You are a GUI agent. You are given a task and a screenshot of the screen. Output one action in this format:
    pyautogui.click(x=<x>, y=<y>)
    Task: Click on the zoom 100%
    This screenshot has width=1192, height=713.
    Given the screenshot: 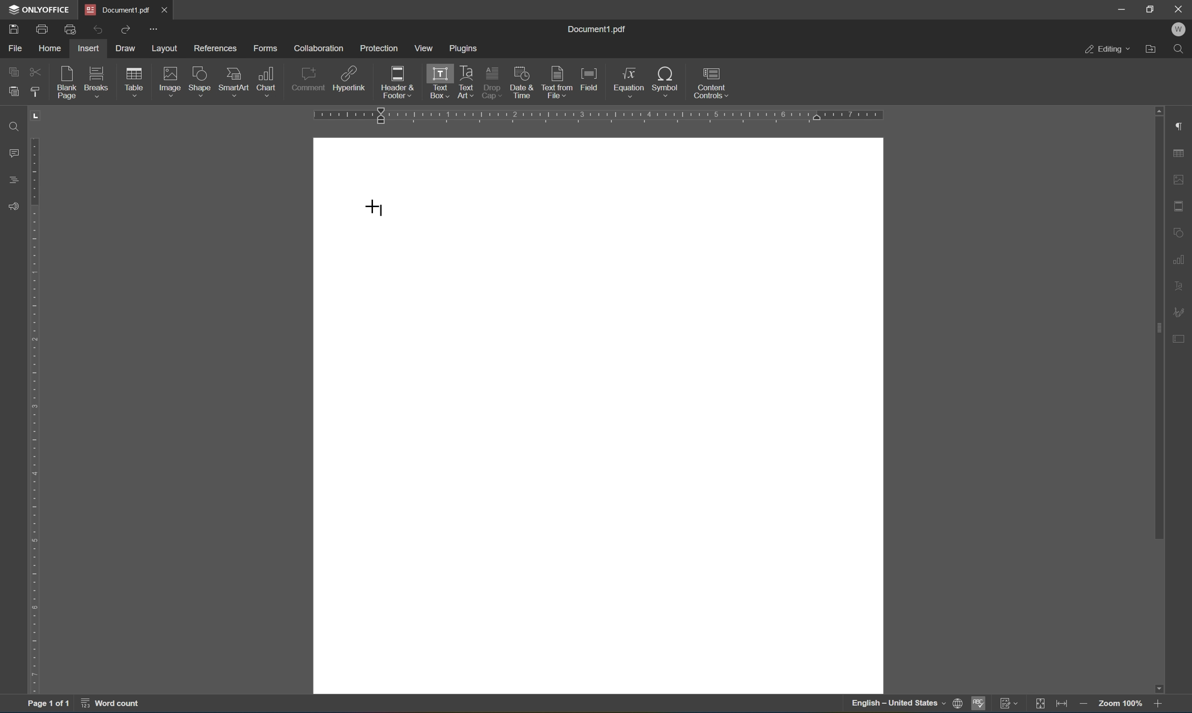 What is the action you would take?
    pyautogui.click(x=1120, y=705)
    